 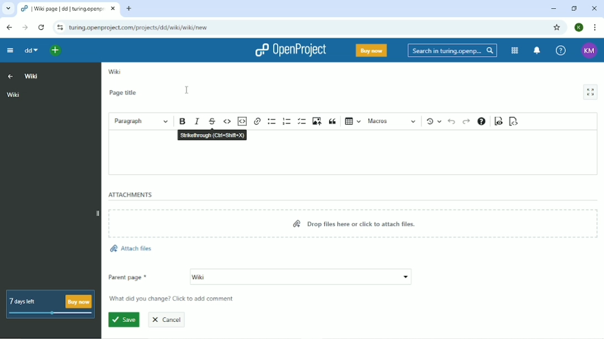 What do you see at coordinates (594, 28) in the screenshot?
I see `Customize and control google chrome` at bounding box center [594, 28].